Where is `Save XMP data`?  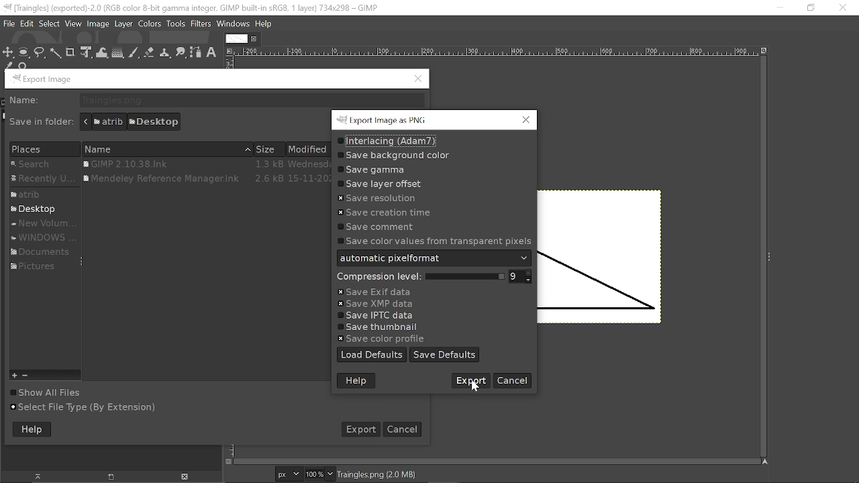 Save XMP data is located at coordinates (377, 305).